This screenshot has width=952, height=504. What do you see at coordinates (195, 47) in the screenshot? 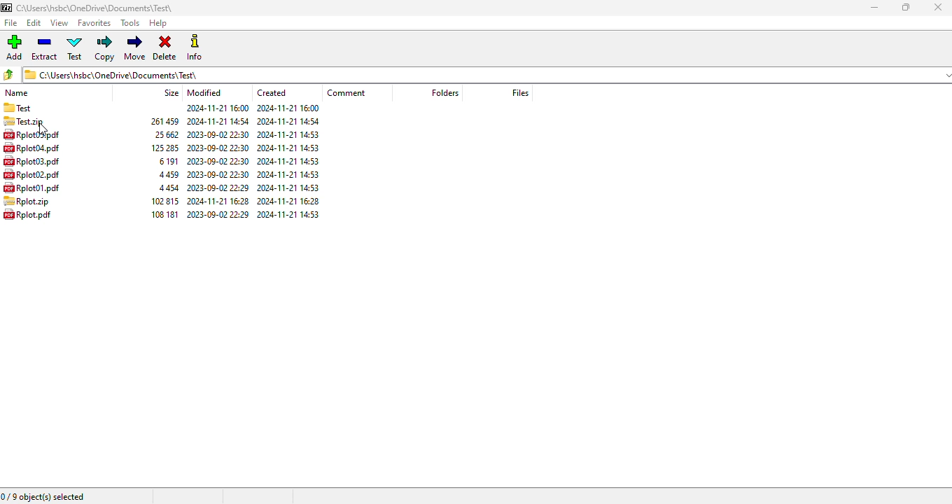
I see `info` at bounding box center [195, 47].